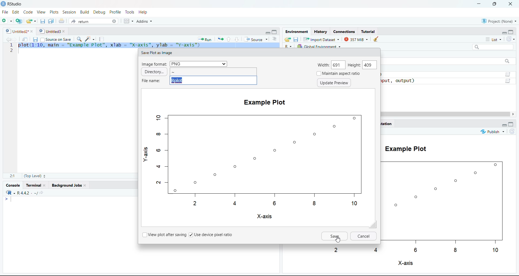 Image resolution: width=519 pixels, height=276 pixels. What do you see at coordinates (84, 12) in the screenshot?
I see `Build` at bounding box center [84, 12].